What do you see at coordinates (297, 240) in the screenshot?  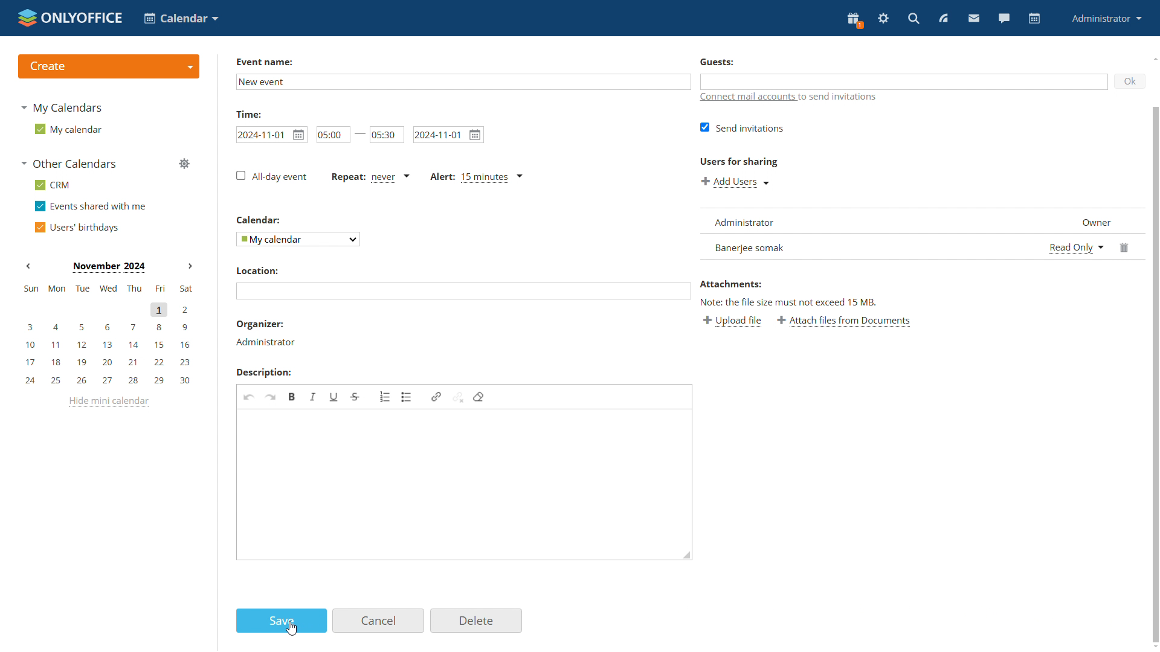 I see `My calendar` at bounding box center [297, 240].